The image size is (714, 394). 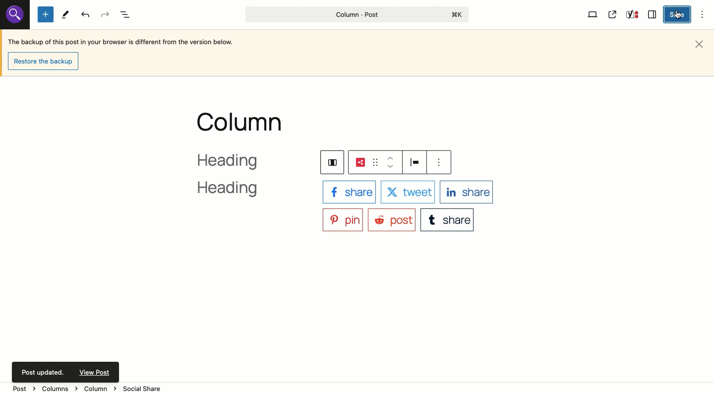 What do you see at coordinates (416, 162) in the screenshot?
I see `Justification` at bounding box center [416, 162].